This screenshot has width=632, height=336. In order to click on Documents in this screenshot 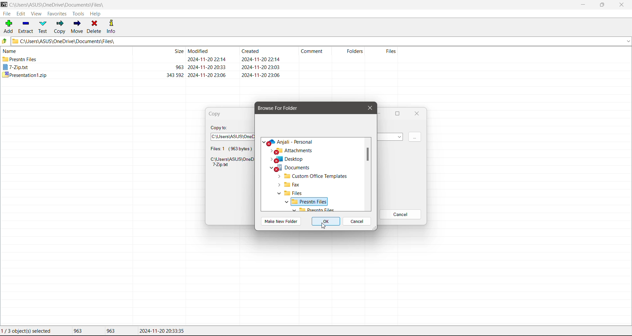, I will do `click(293, 168)`.